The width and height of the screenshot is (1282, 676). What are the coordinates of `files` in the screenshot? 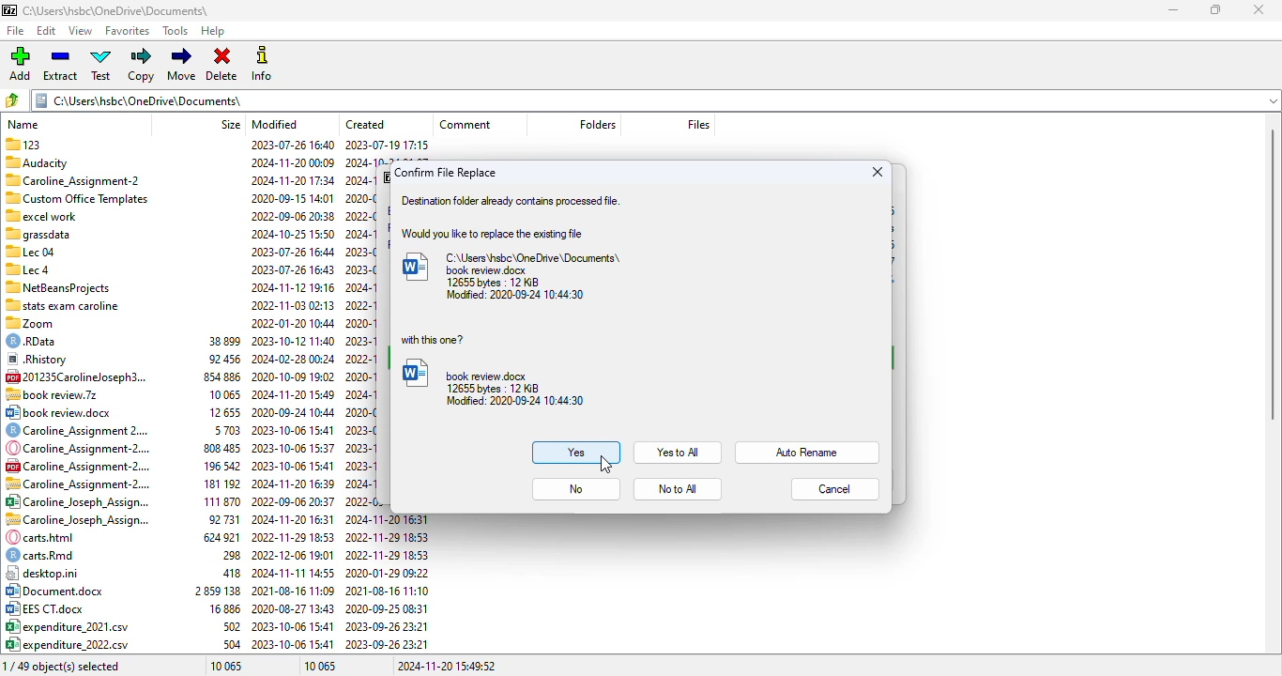 It's located at (698, 125).